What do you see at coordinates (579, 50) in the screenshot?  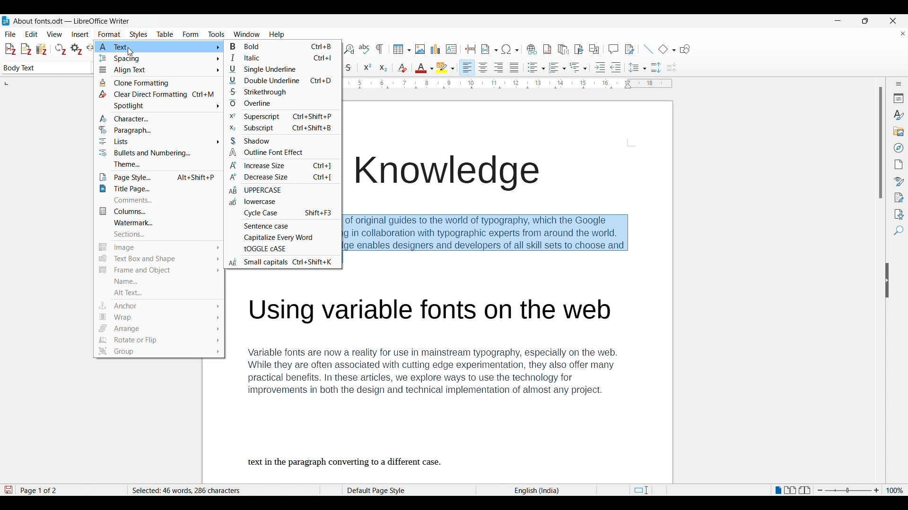 I see `Insert bookmark` at bounding box center [579, 50].